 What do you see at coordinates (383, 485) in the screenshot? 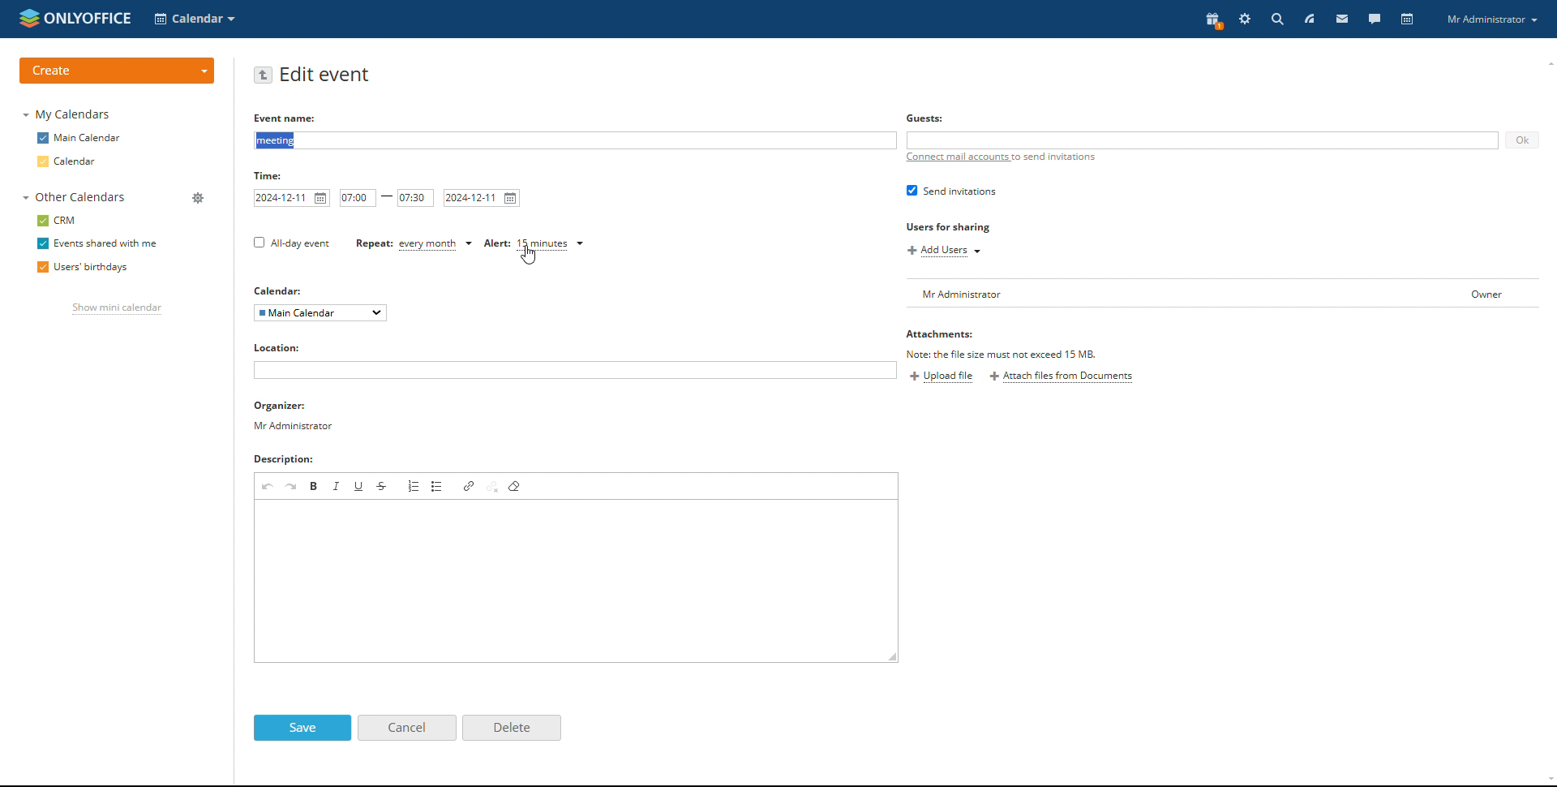
I see `strikethrough` at bounding box center [383, 485].